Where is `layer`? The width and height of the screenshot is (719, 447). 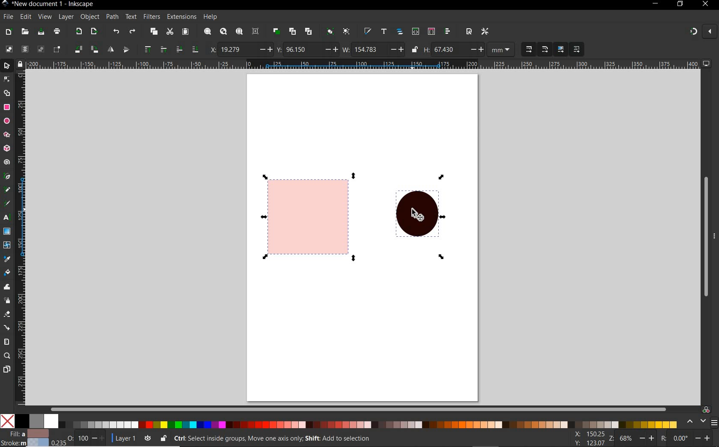 layer is located at coordinates (66, 16).